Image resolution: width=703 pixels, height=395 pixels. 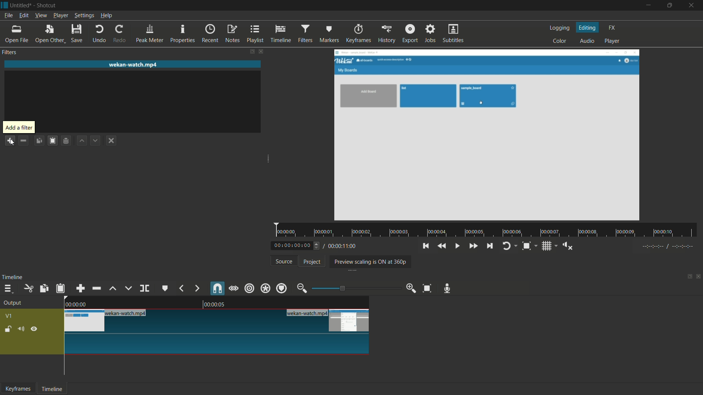 I want to click on remove a filter, so click(x=23, y=141).